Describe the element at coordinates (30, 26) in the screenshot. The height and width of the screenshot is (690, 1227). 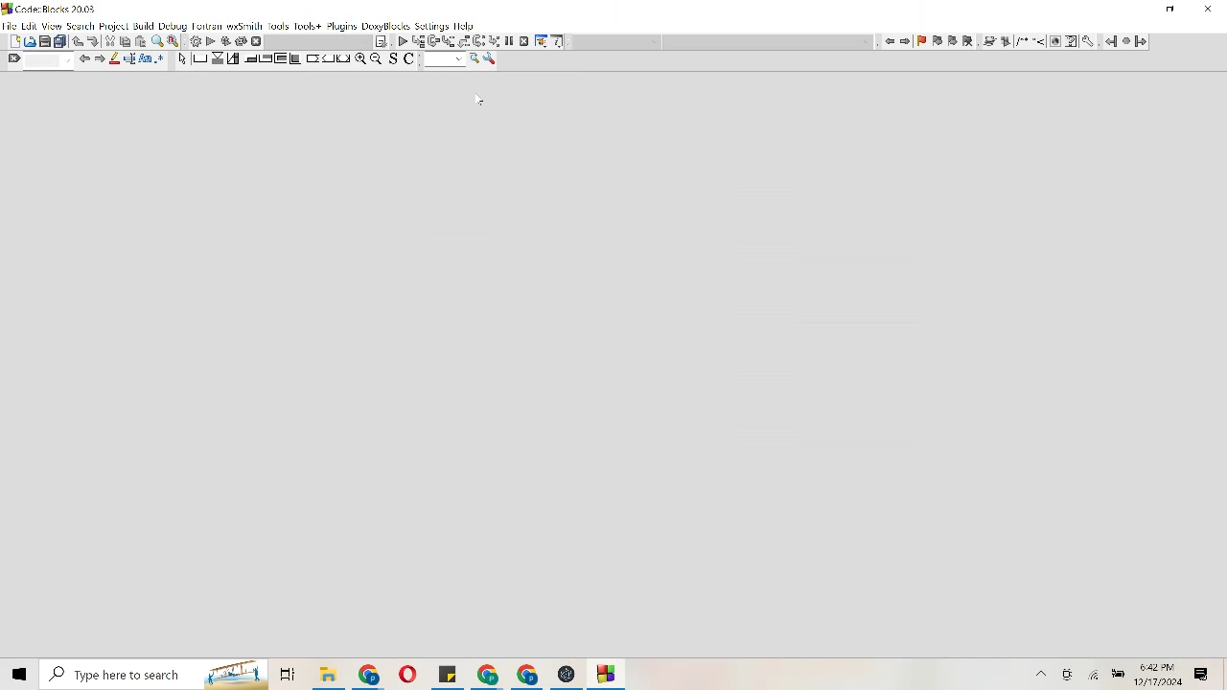
I see `Edit` at that location.